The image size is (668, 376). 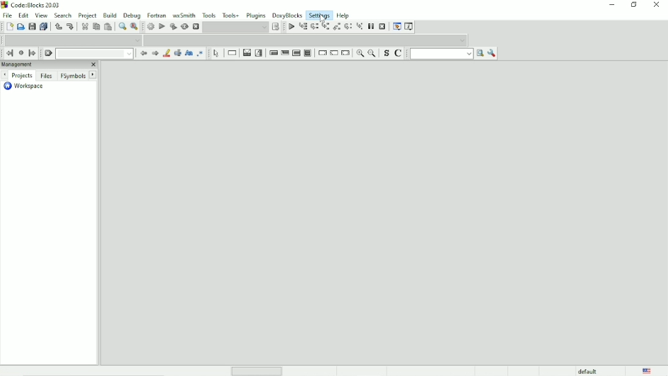 What do you see at coordinates (285, 53) in the screenshot?
I see `Exit condition loop` at bounding box center [285, 53].